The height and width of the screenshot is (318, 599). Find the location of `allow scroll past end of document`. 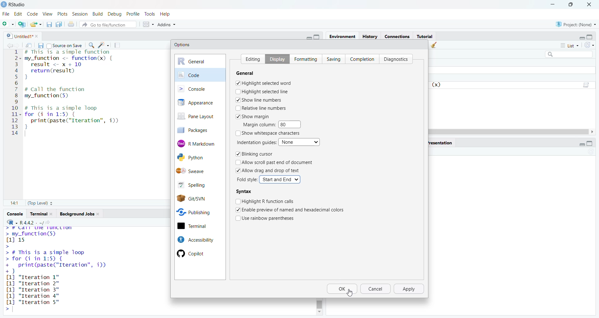

allow scroll past end of document is located at coordinates (278, 162).